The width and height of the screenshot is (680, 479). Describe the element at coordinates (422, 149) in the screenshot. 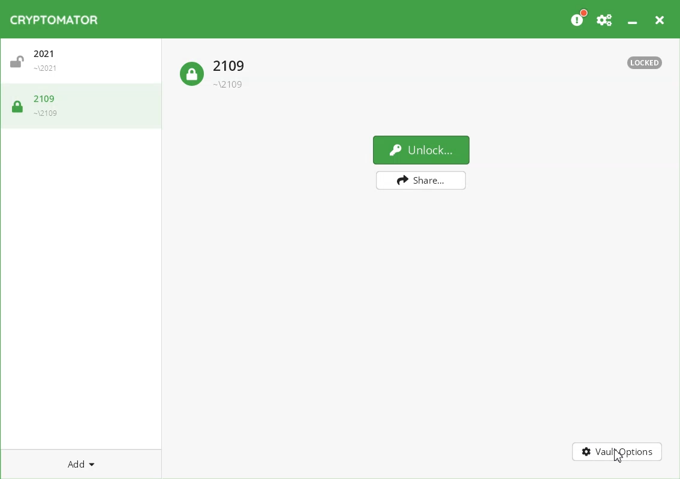

I see `Unlock` at that location.